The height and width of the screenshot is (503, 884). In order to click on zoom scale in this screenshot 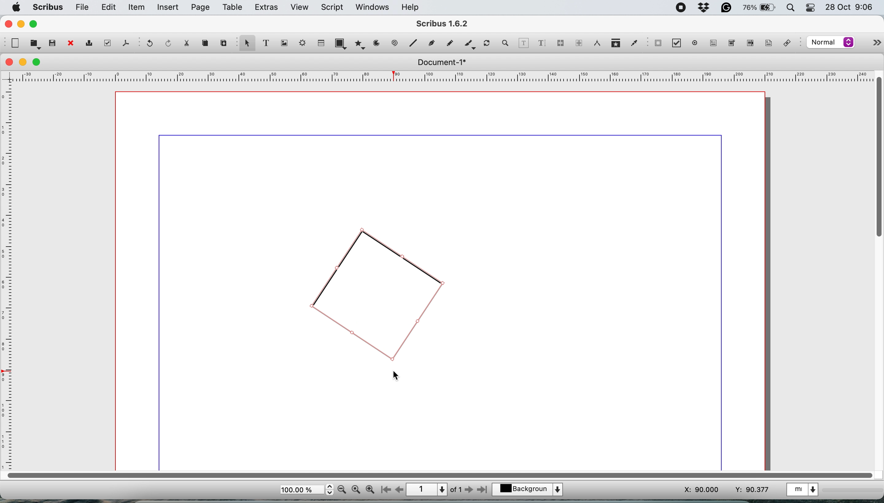, I will do `click(306, 490)`.